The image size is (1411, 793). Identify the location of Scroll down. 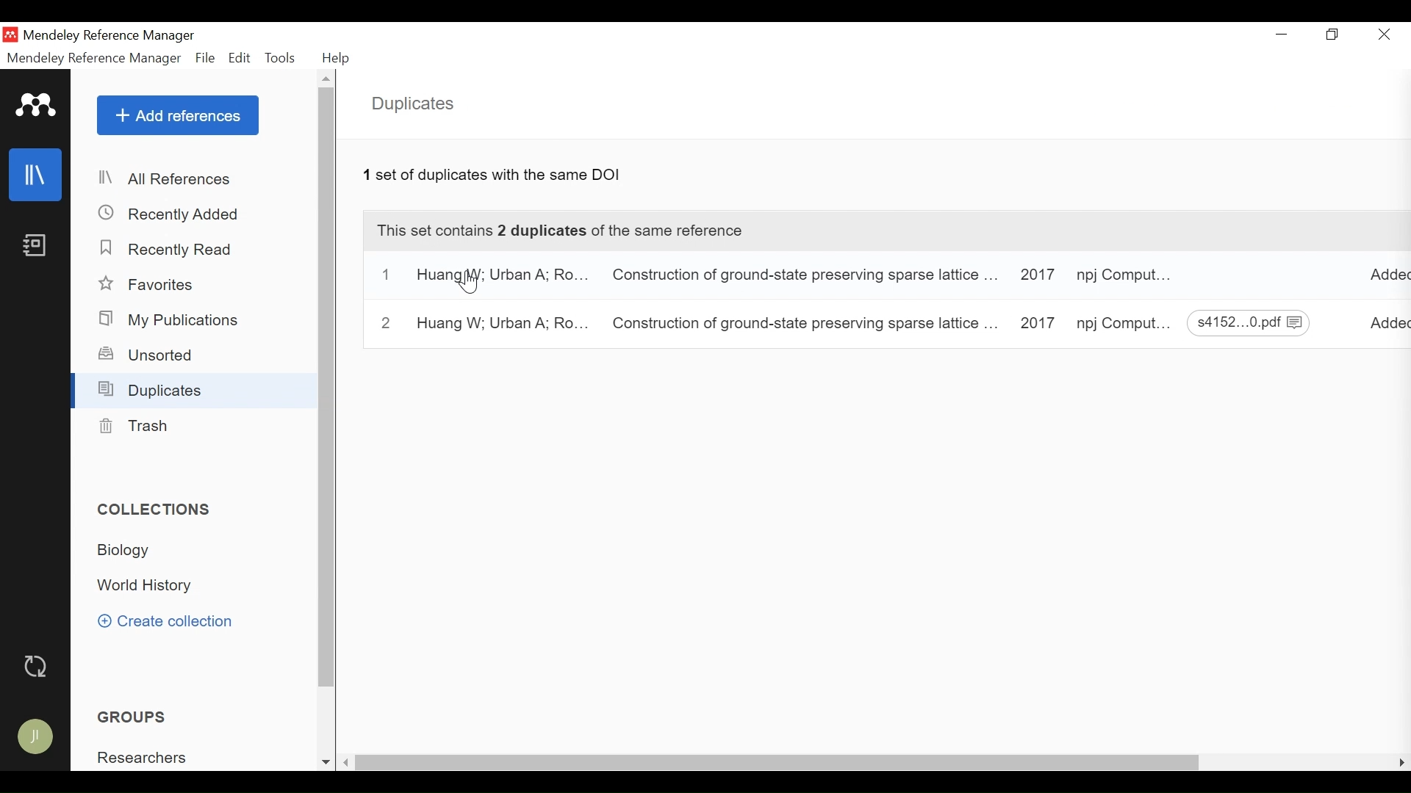
(324, 764).